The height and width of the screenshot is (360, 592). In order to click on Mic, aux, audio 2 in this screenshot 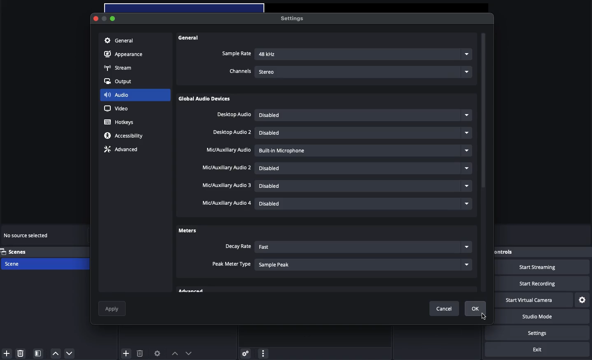, I will do `click(226, 168)`.